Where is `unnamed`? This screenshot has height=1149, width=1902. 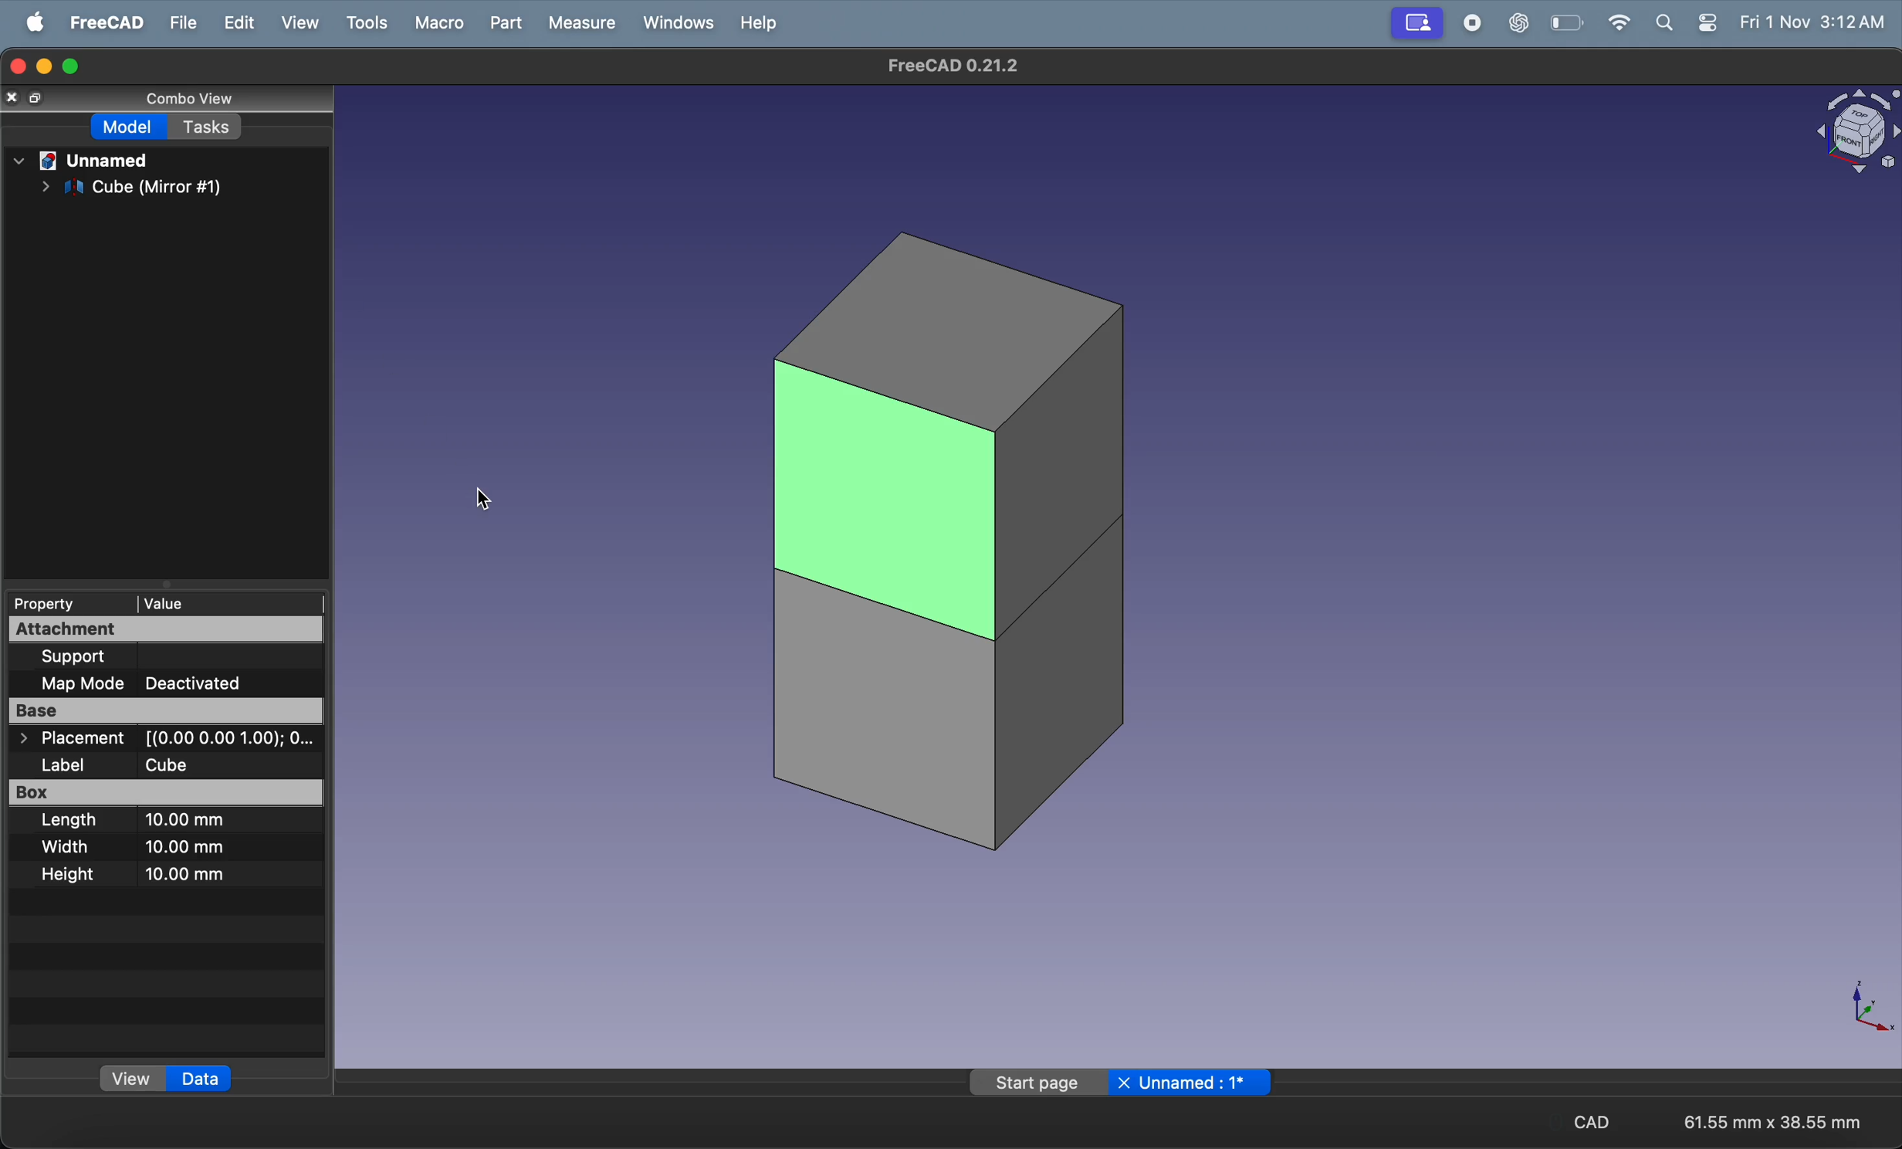 unnamed is located at coordinates (1197, 1084).